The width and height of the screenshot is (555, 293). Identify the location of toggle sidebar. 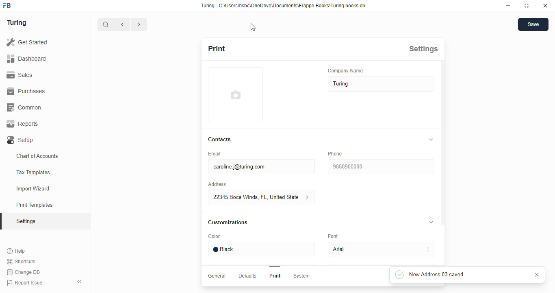
(80, 281).